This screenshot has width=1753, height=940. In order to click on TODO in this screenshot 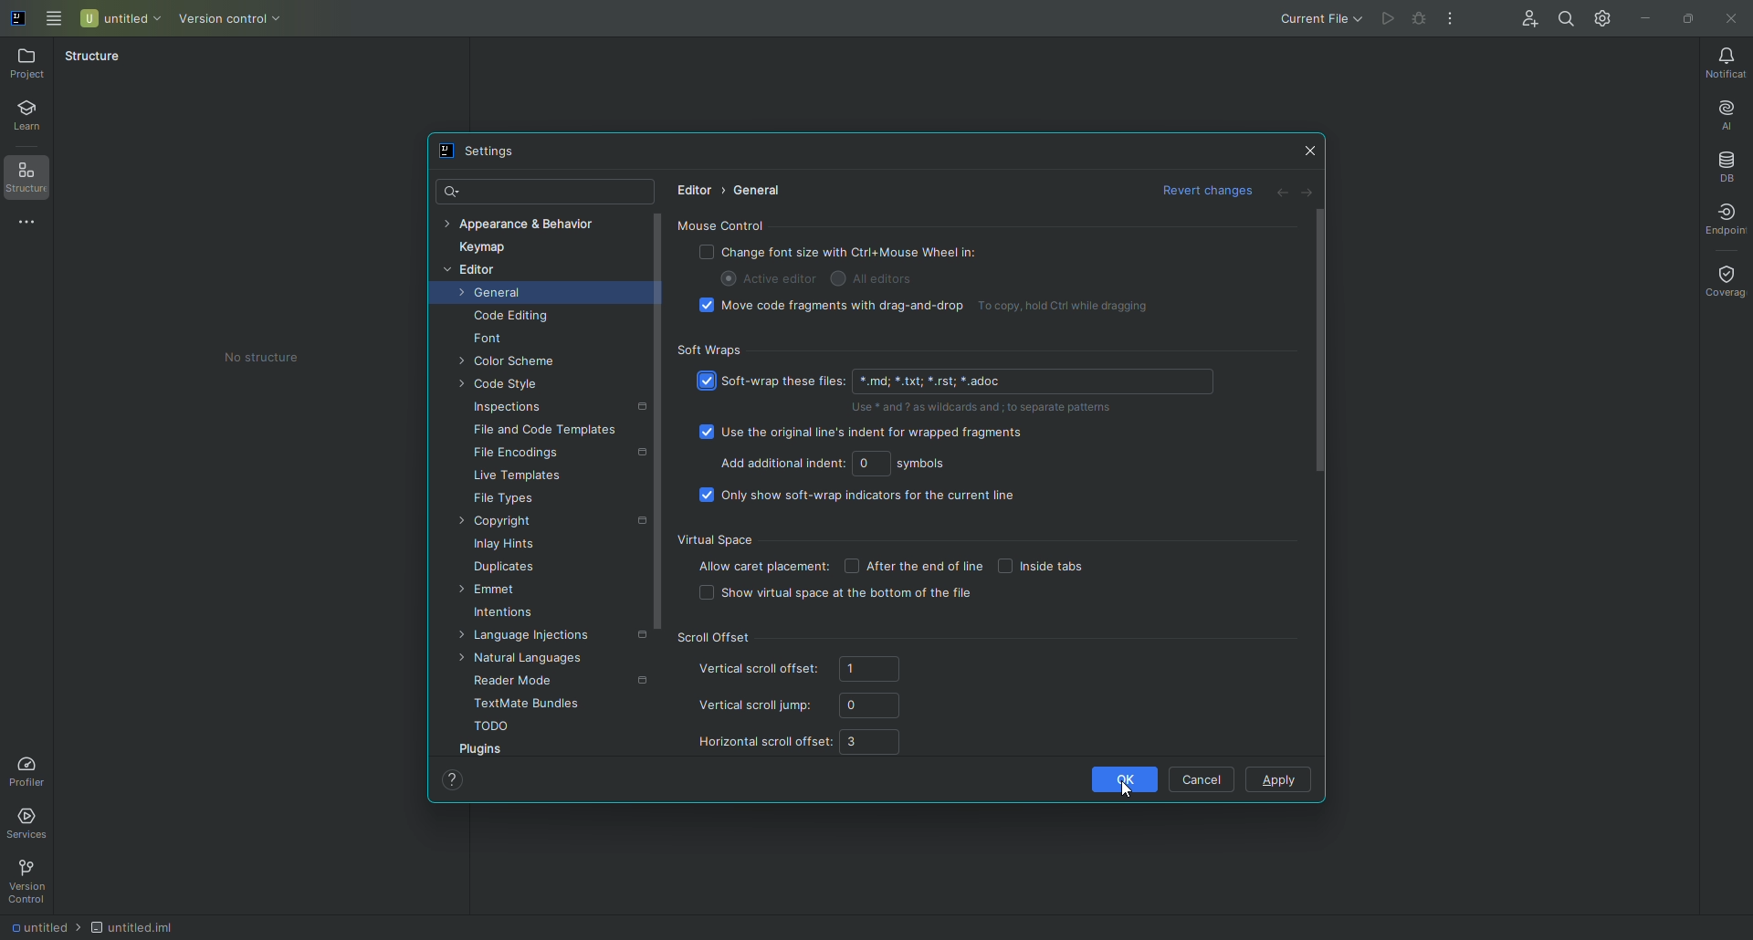, I will do `click(493, 726)`.